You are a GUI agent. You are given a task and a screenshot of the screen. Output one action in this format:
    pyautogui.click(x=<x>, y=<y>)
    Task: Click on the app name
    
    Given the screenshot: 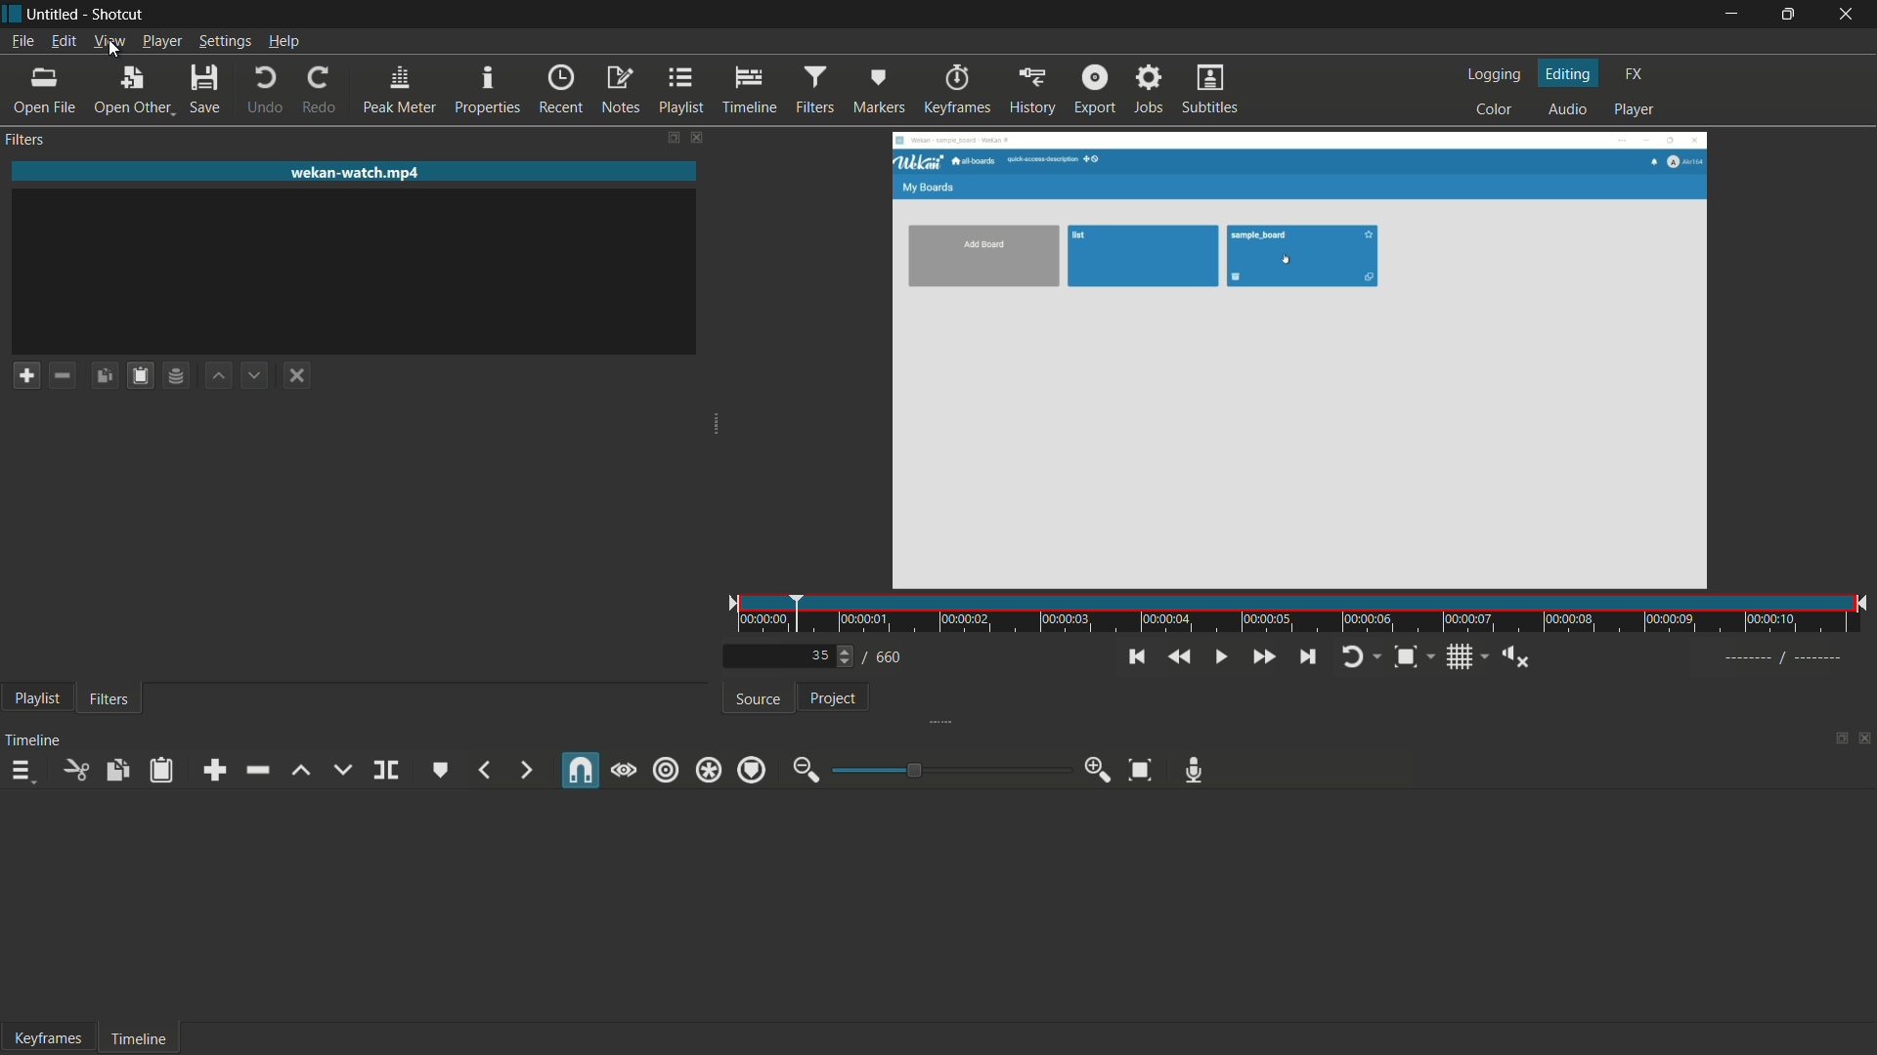 What is the action you would take?
    pyautogui.click(x=120, y=15)
    